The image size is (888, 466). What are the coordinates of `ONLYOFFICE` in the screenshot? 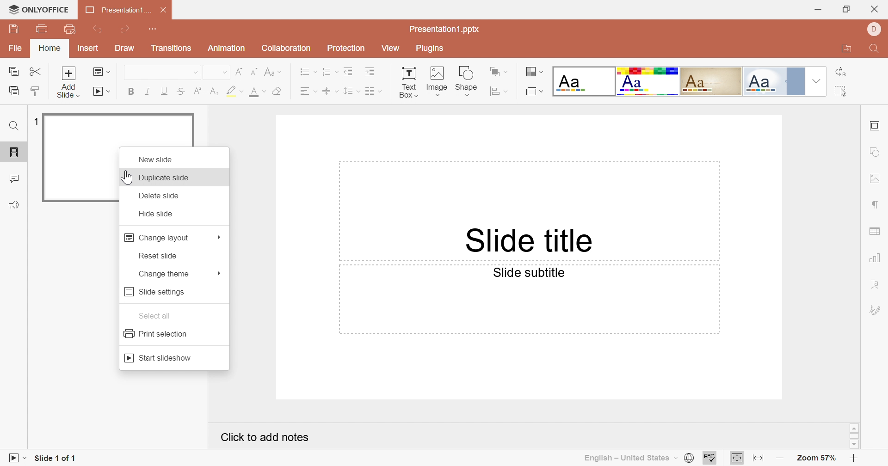 It's located at (38, 8).